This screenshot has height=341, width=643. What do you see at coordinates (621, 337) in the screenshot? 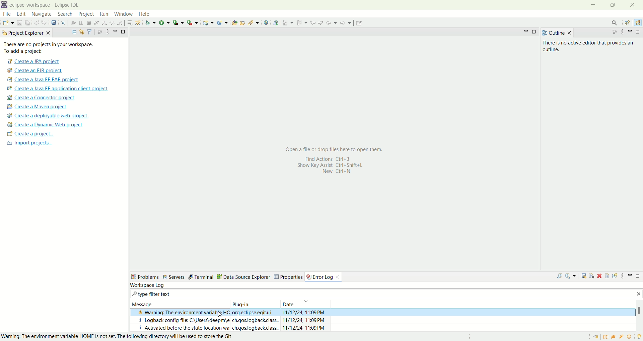
I see `samples` at bounding box center [621, 337].